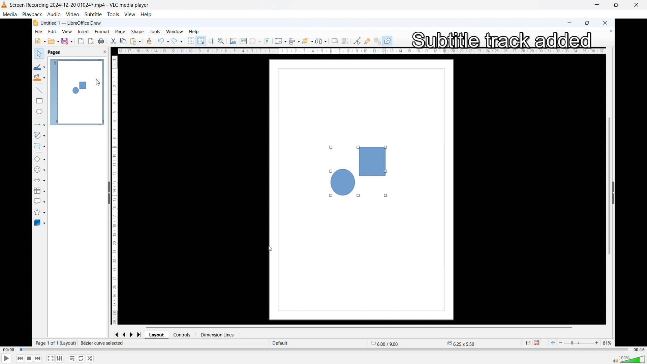 The width and height of the screenshot is (647, 364). Describe the element at coordinates (460, 343) in the screenshot. I see `object position- 6.25x5.50` at that location.